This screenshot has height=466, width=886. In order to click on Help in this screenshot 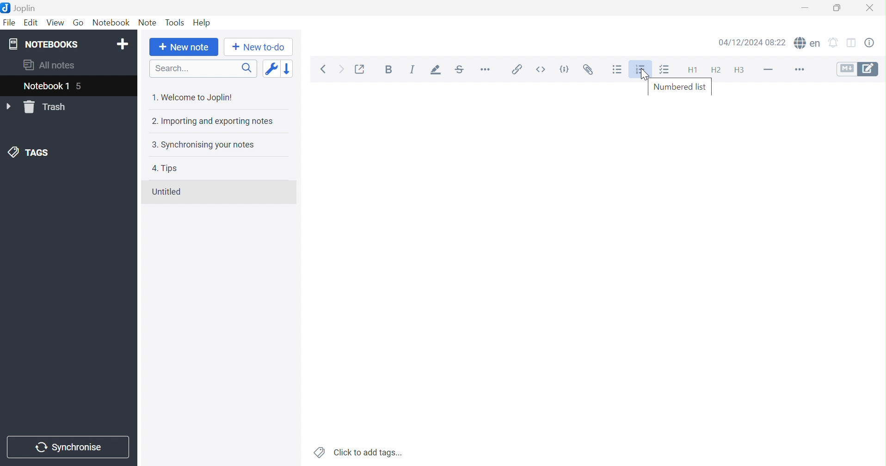, I will do `click(201, 22)`.